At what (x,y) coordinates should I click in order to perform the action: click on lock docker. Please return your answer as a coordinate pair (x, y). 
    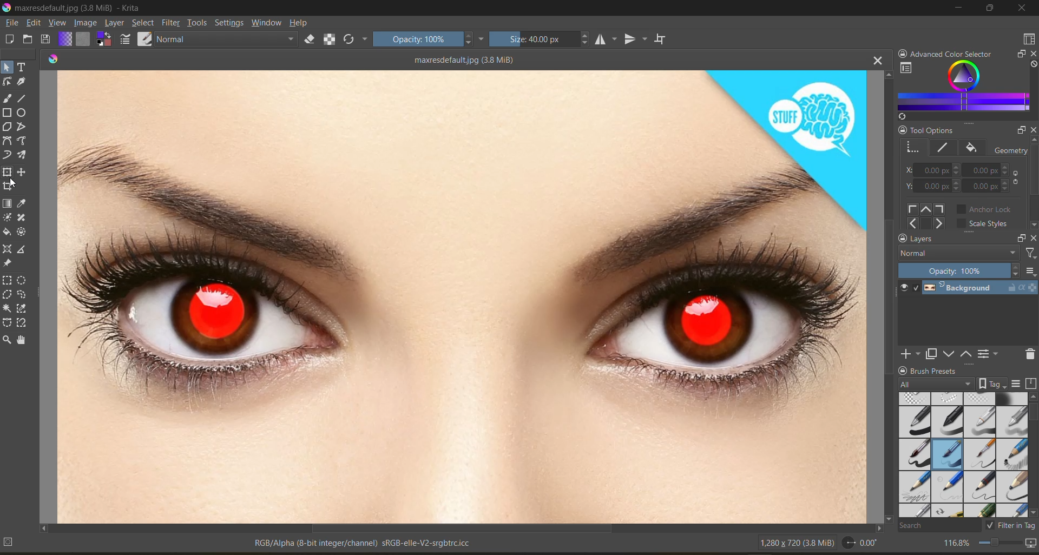
    Looking at the image, I should click on (903, 371).